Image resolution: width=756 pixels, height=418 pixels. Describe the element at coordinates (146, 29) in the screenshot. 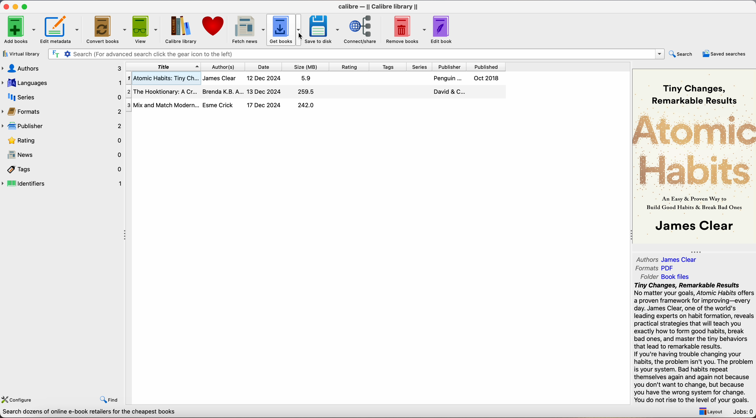

I see `view` at that location.